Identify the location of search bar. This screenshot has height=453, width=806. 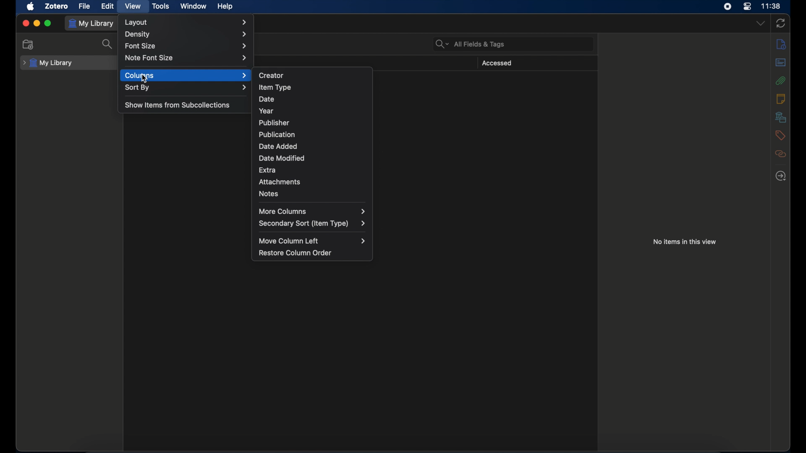
(470, 44).